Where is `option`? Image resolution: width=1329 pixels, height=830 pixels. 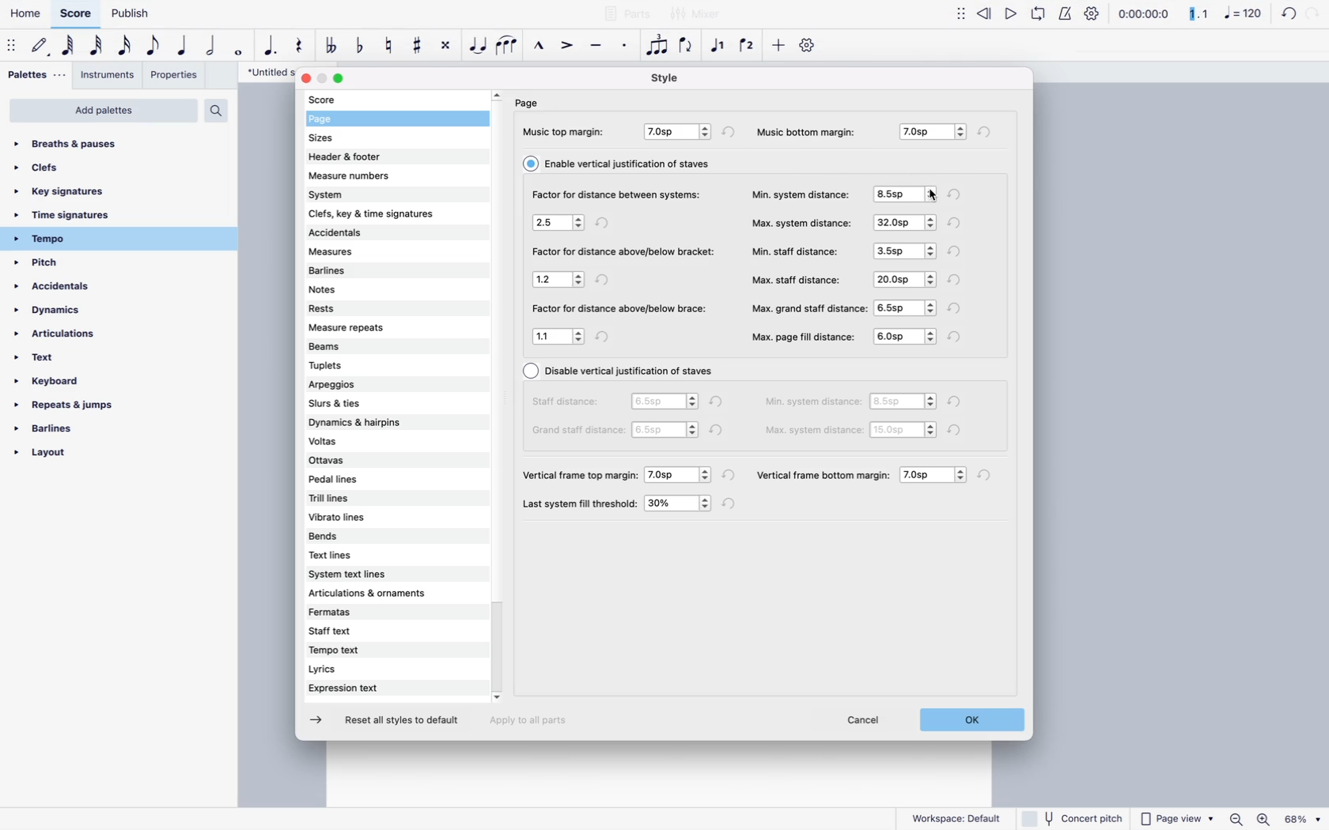
option is located at coordinates (936, 475).